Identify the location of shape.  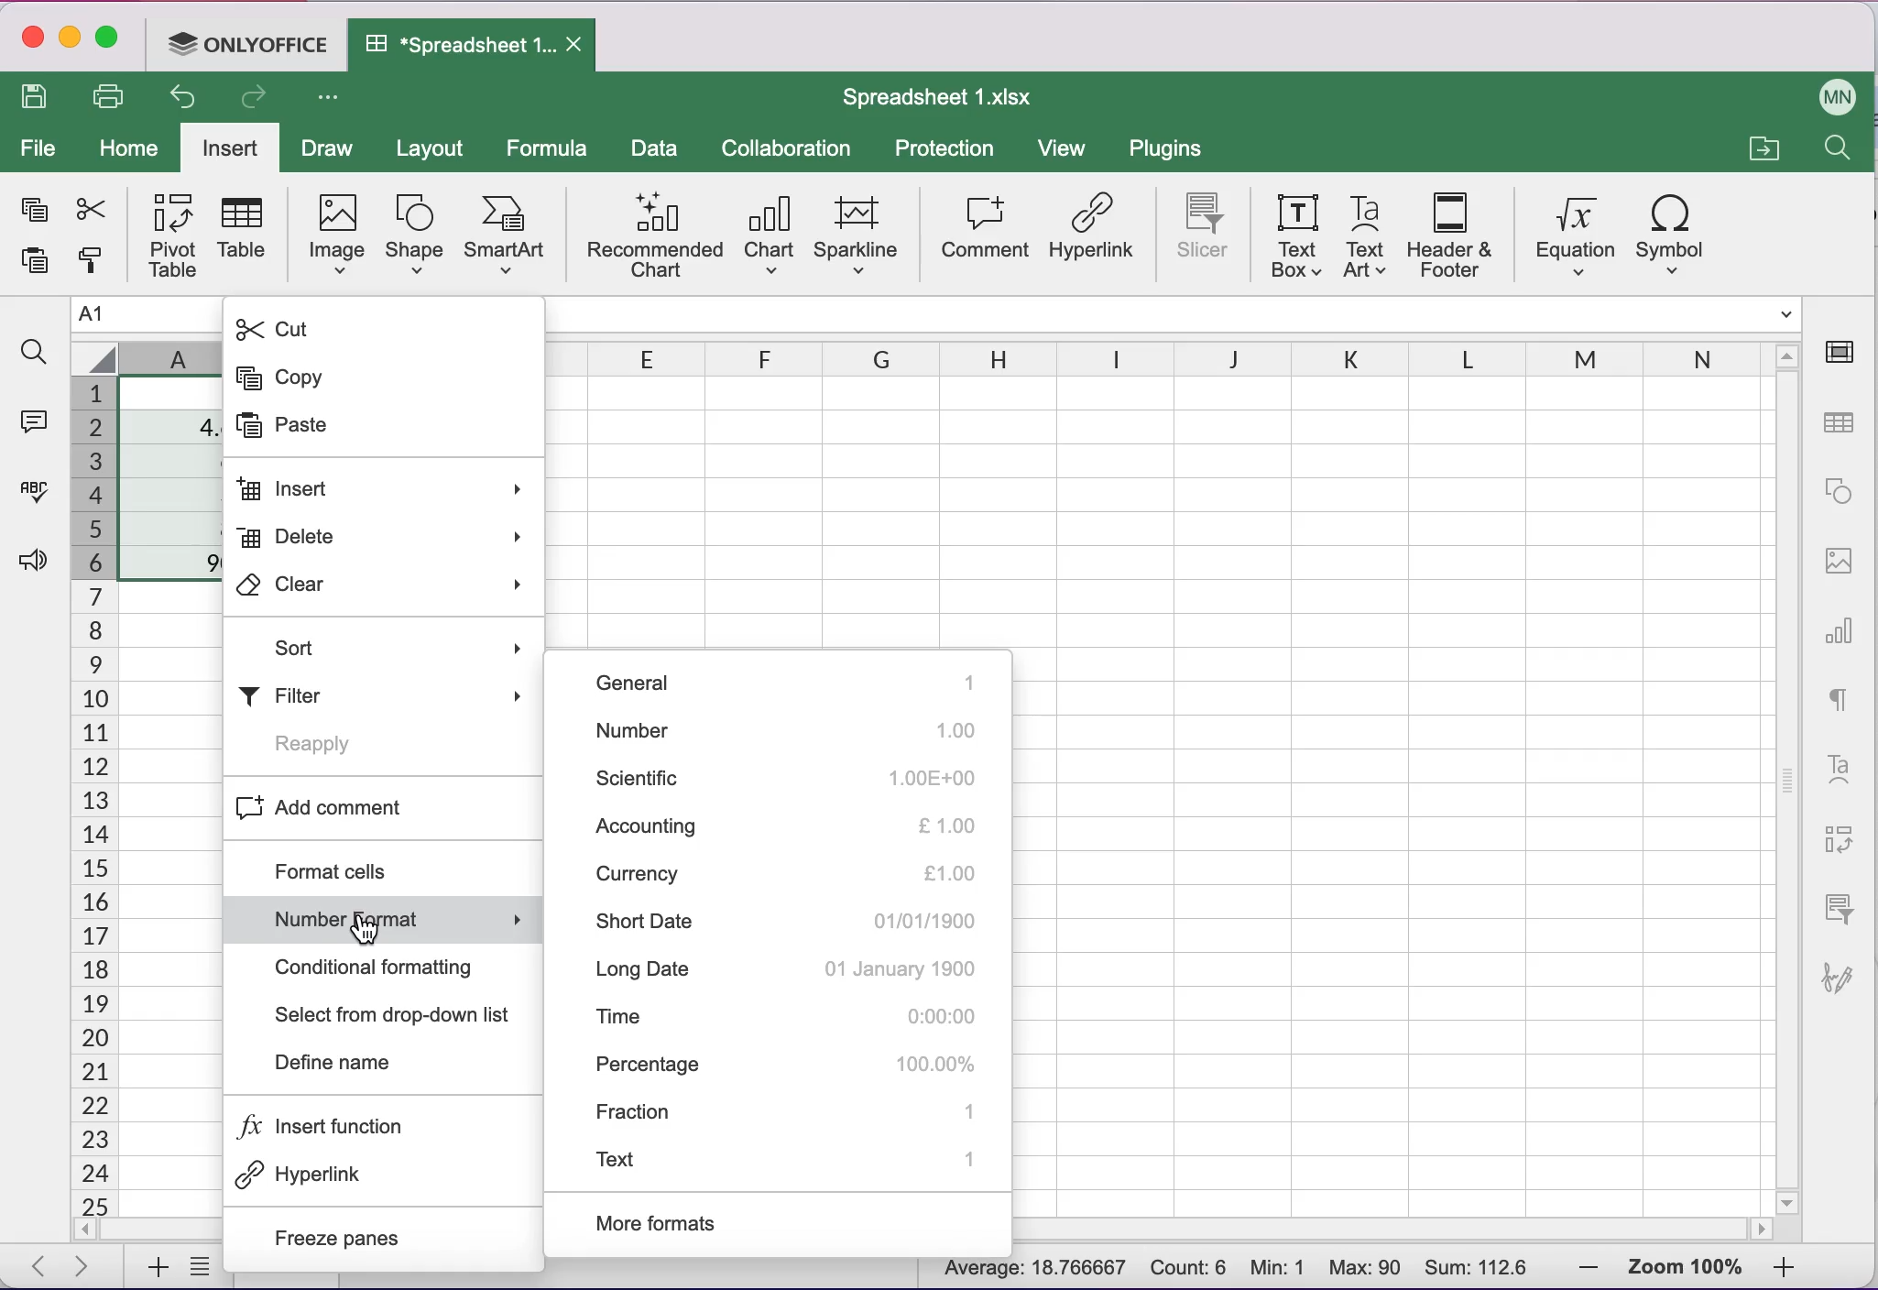
(412, 239).